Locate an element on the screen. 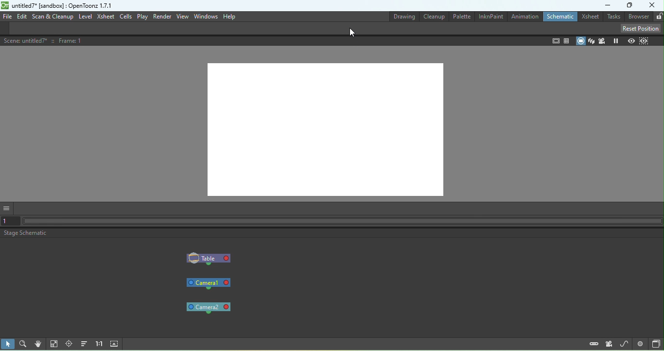  Scene details is located at coordinates (46, 41).